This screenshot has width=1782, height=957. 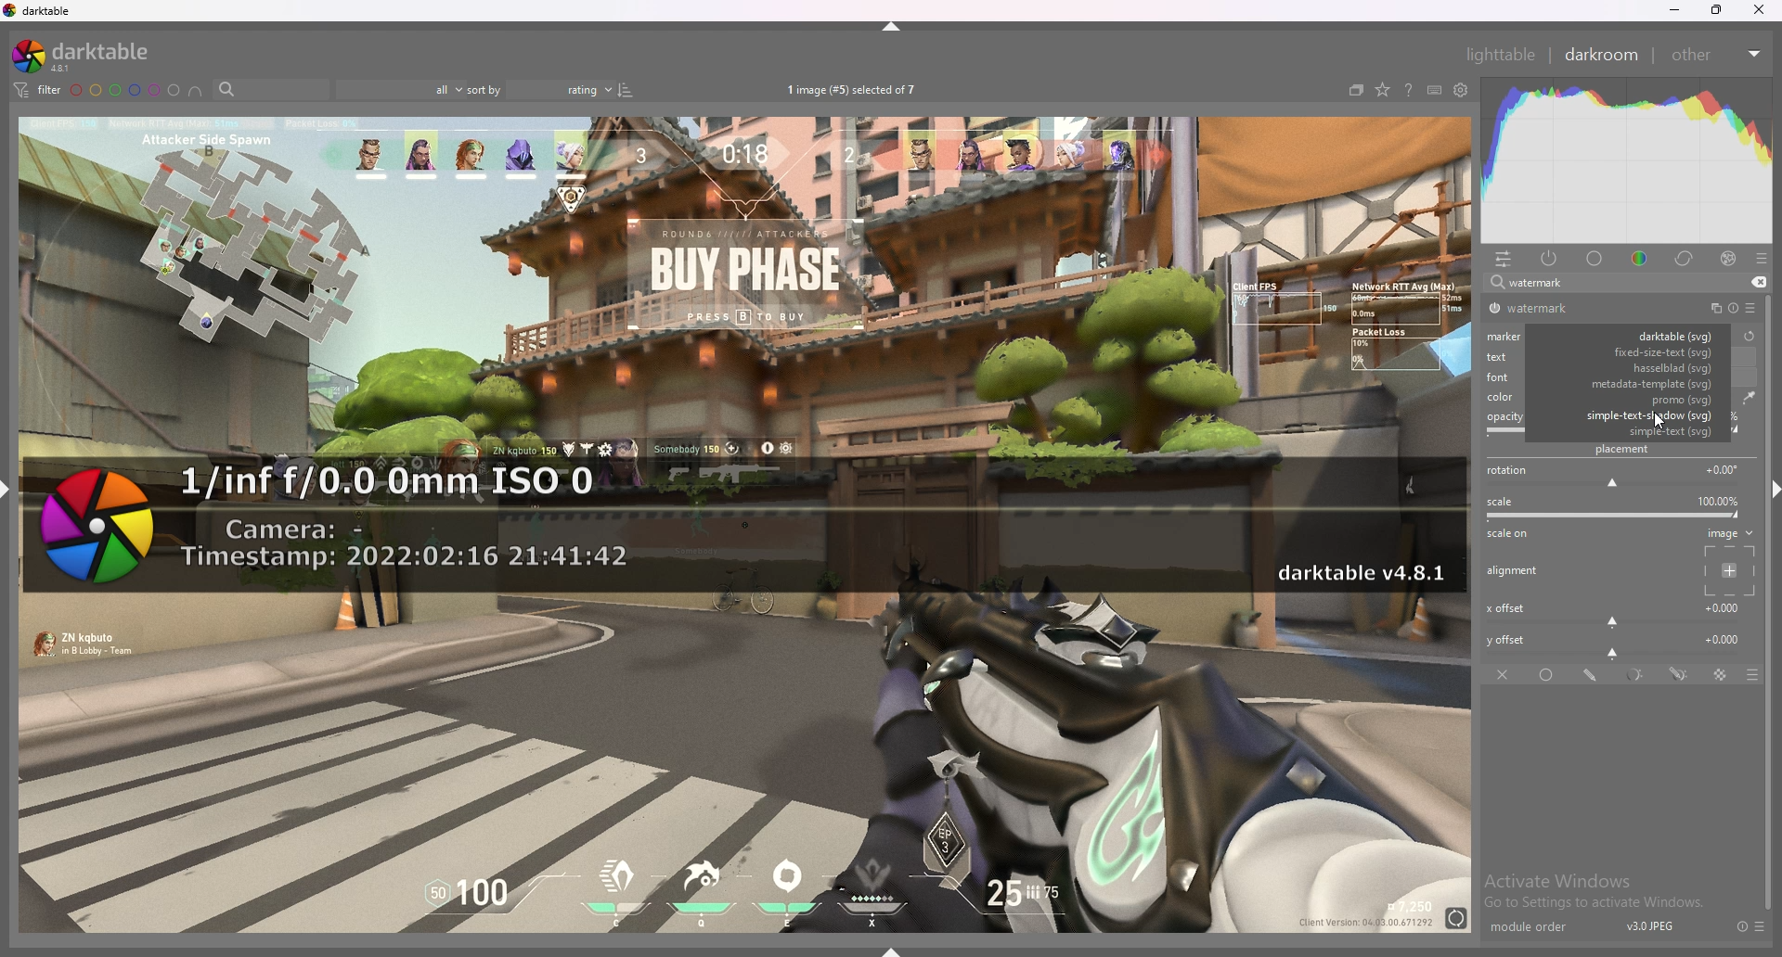 What do you see at coordinates (898, 947) in the screenshot?
I see `show` at bounding box center [898, 947].